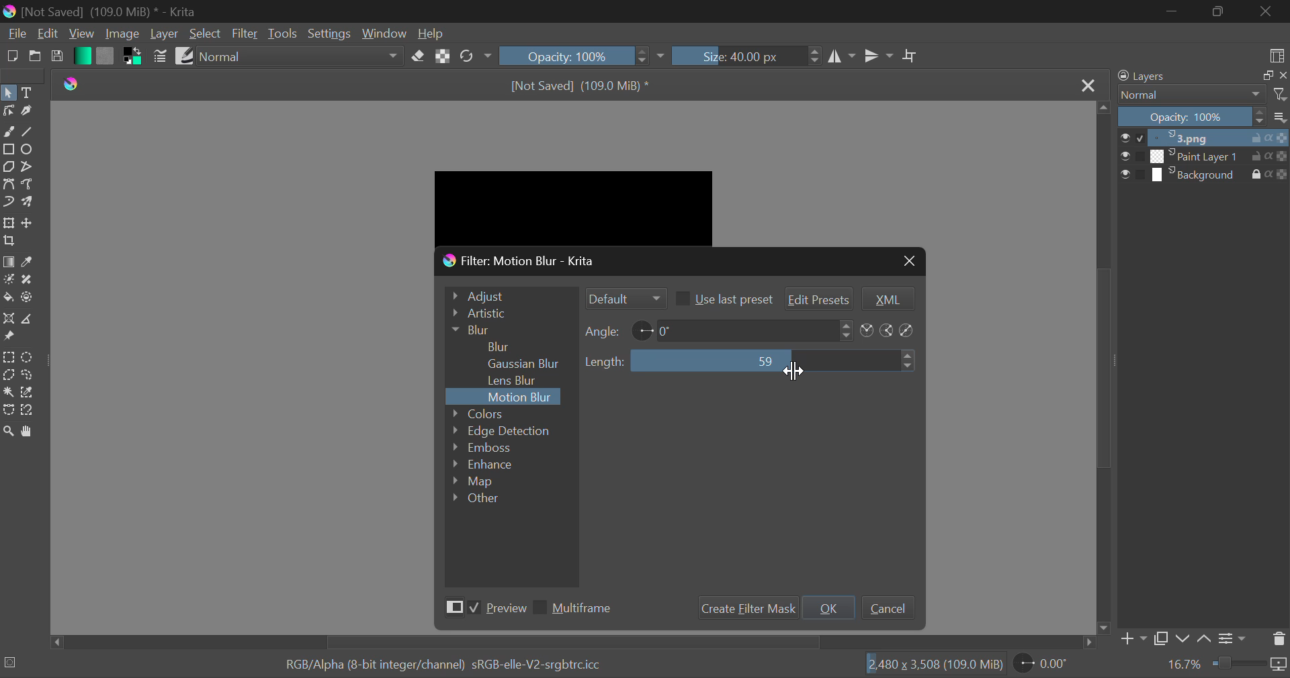 The image size is (1290, 678). Describe the element at coordinates (480, 447) in the screenshot. I see `Emboss` at that location.